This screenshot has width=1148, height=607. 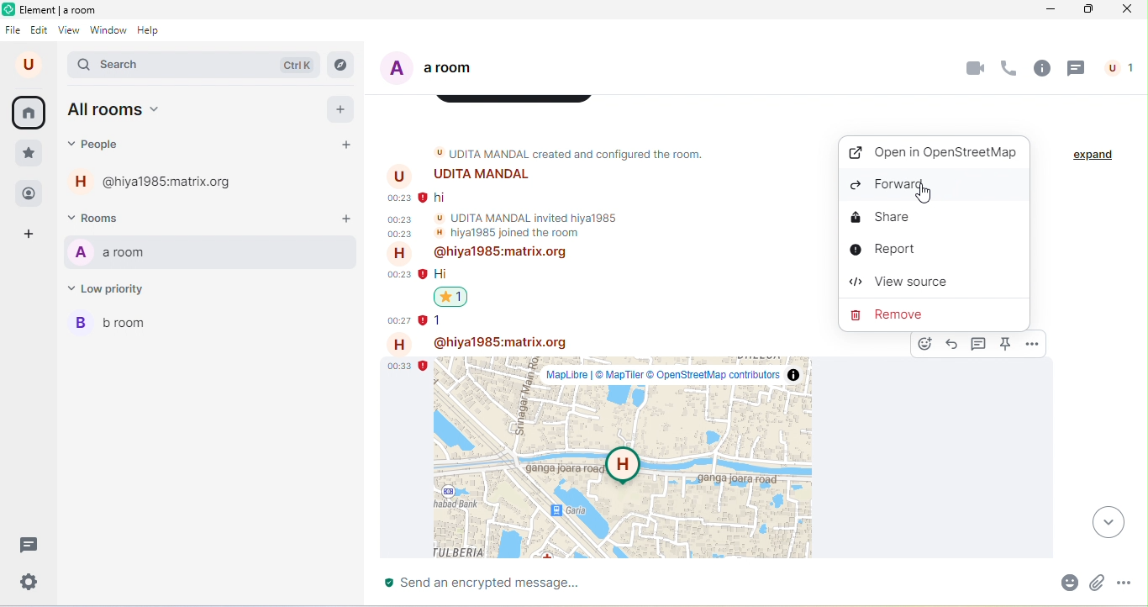 I want to click on account, so click(x=31, y=65).